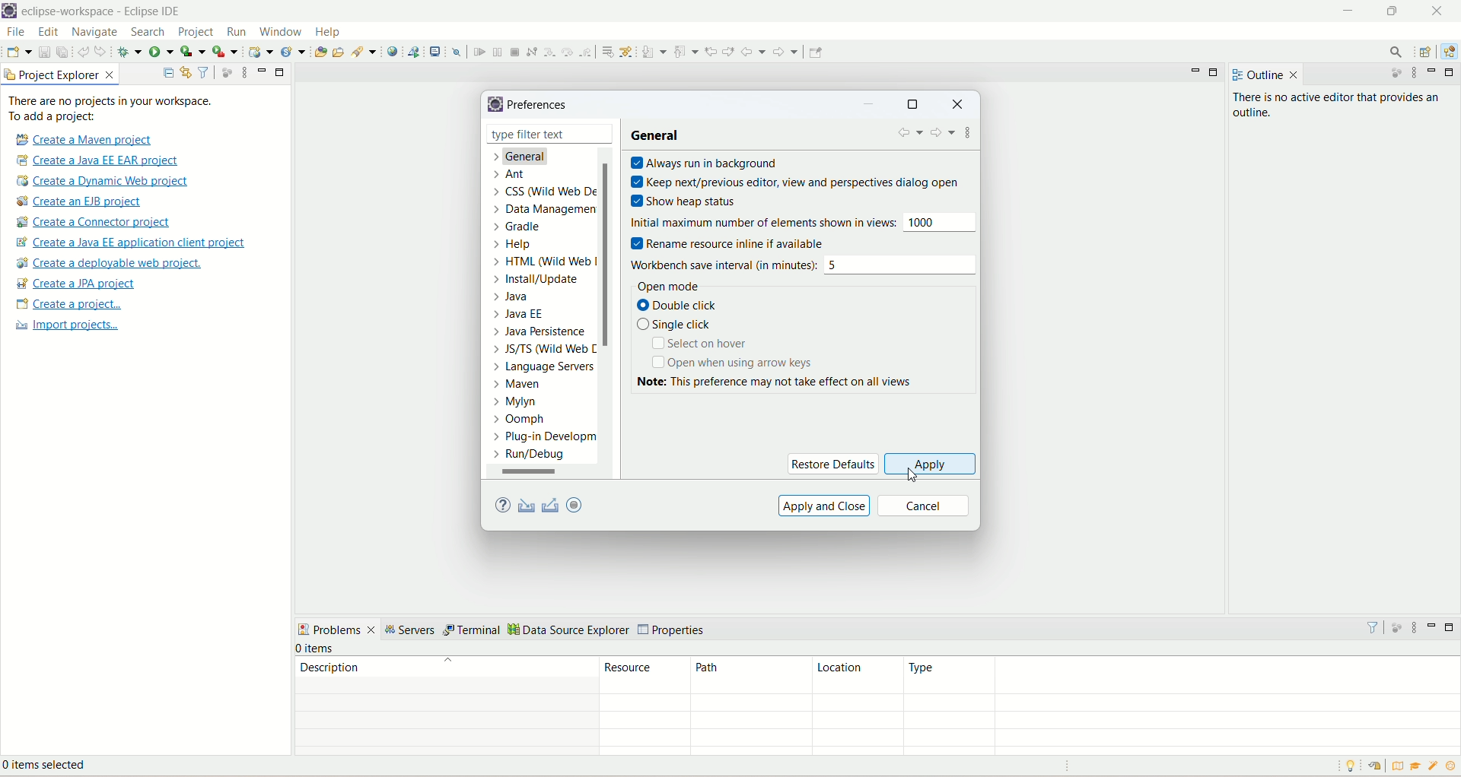 Image resolution: width=1461 pixels, height=777 pixels. I want to click on minimize, so click(871, 106).